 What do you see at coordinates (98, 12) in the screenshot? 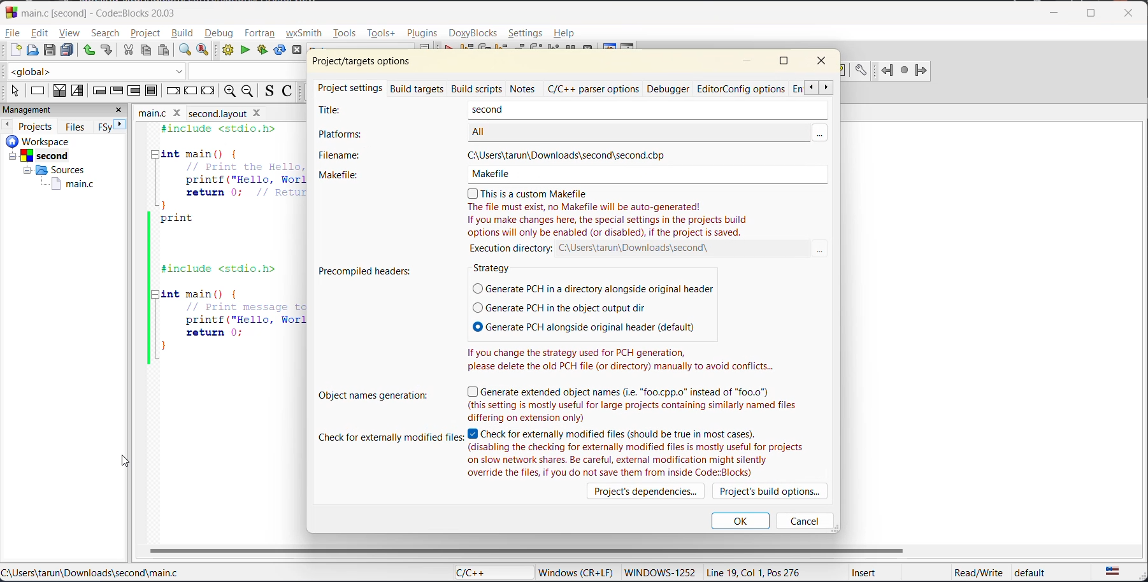
I see `app name and file name` at bounding box center [98, 12].